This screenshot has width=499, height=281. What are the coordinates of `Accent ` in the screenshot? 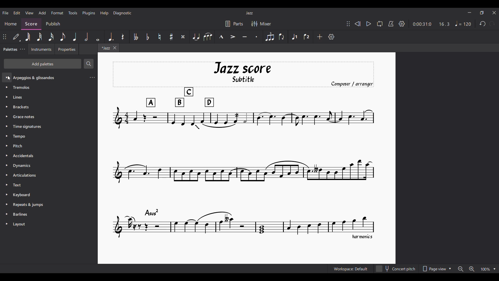 It's located at (233, 37).